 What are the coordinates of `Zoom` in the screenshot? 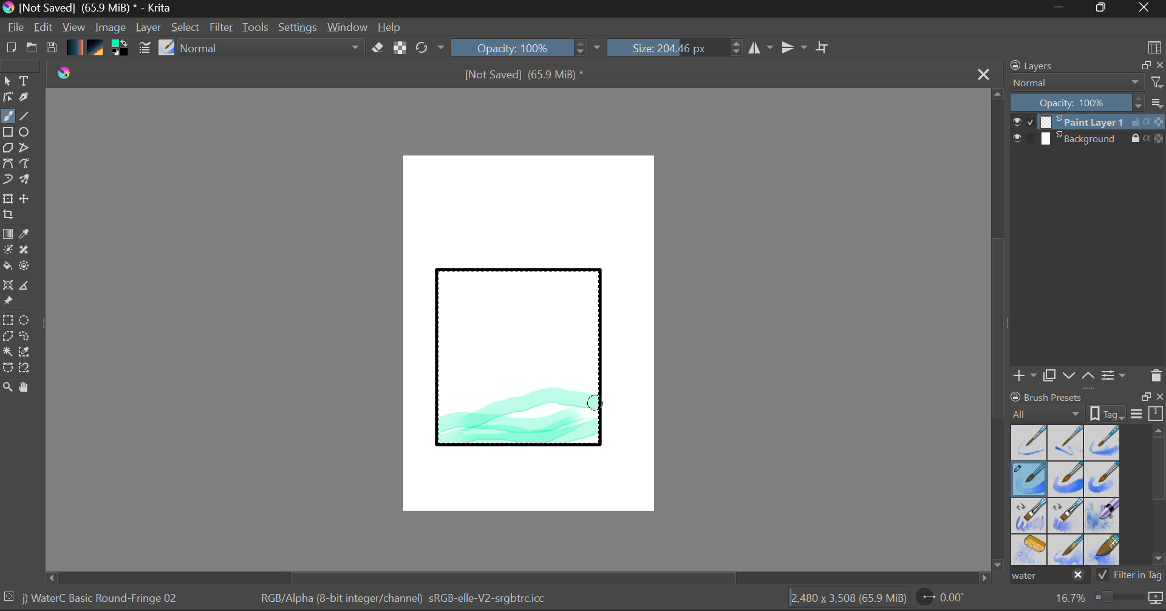 It's located at (8, 388).